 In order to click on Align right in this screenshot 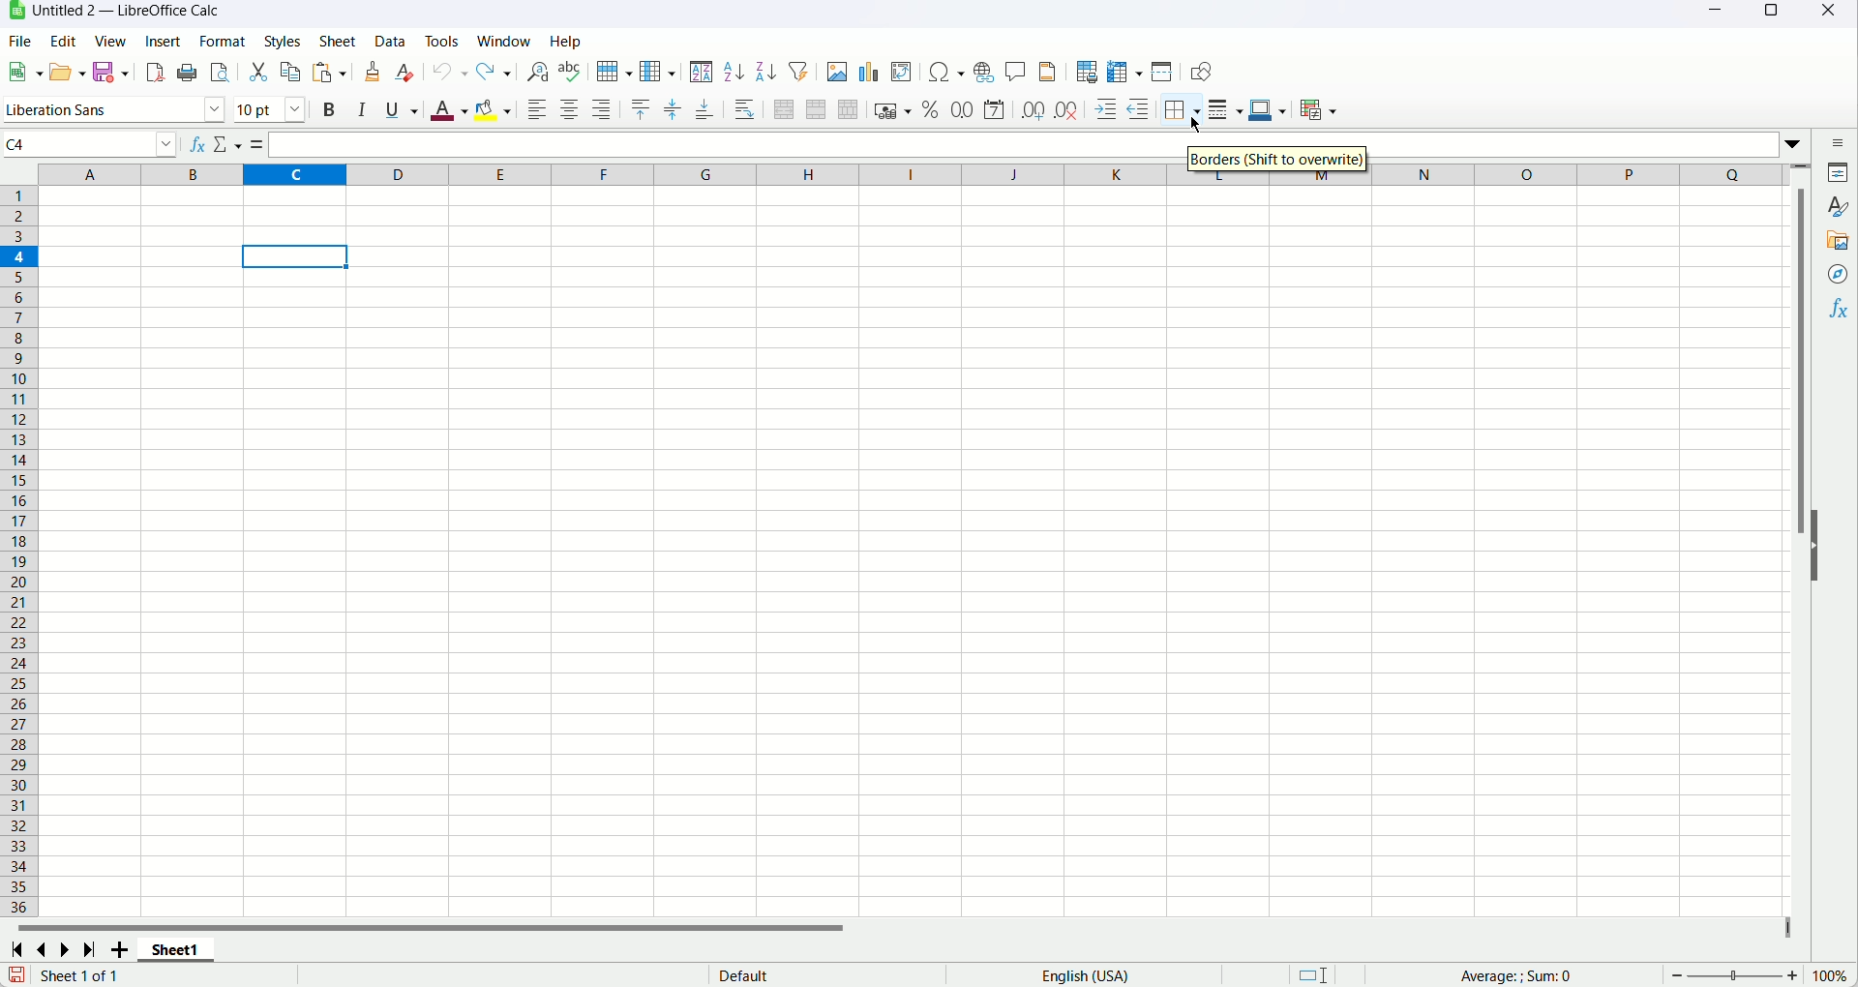, I will do `click(601, 110)`.